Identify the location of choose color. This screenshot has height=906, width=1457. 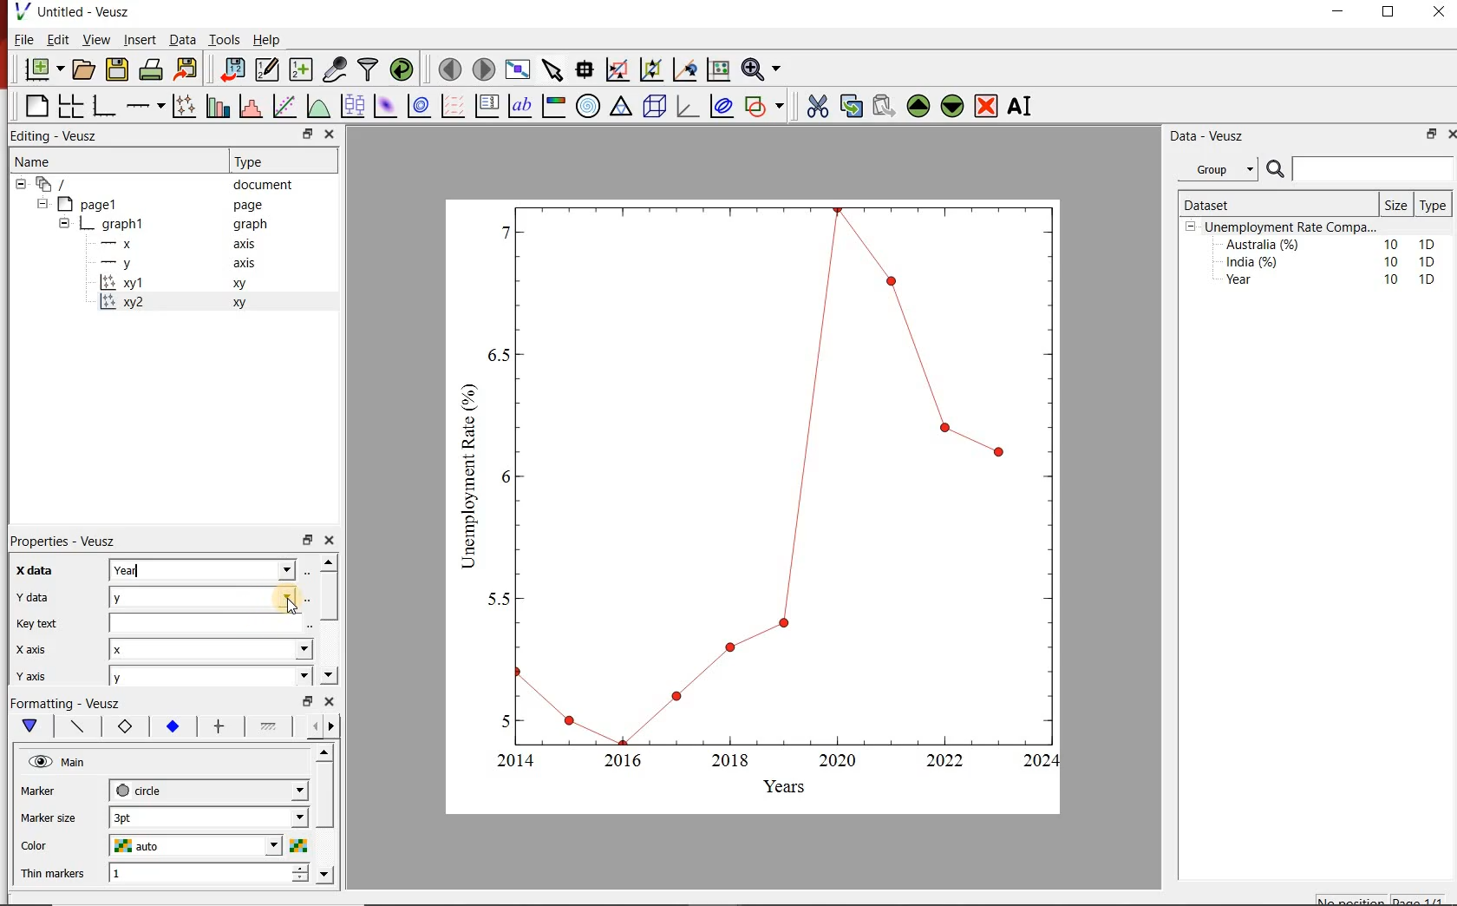
(297, 845).